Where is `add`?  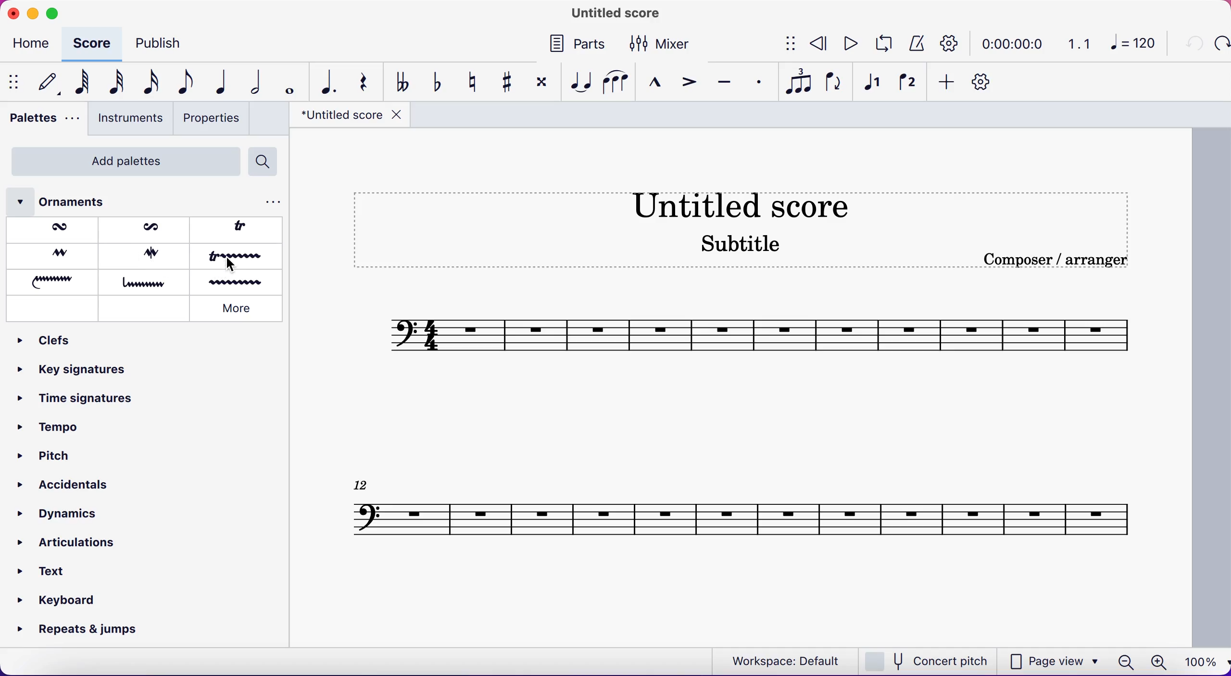 add is located at coordinates (947, 83).